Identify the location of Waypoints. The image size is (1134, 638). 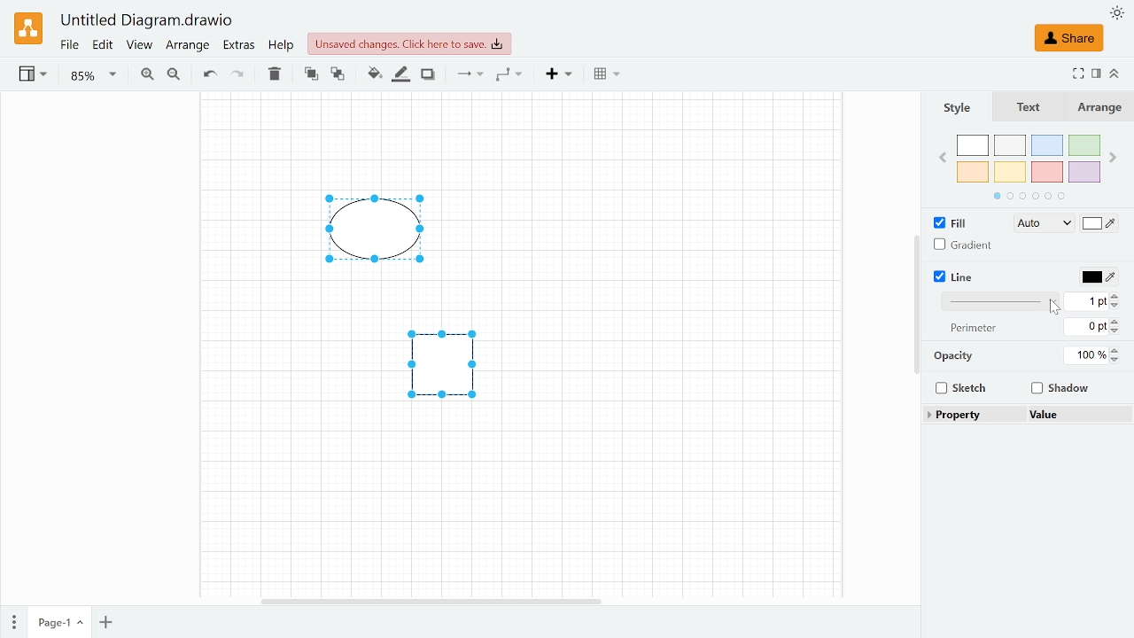
(509, 75).